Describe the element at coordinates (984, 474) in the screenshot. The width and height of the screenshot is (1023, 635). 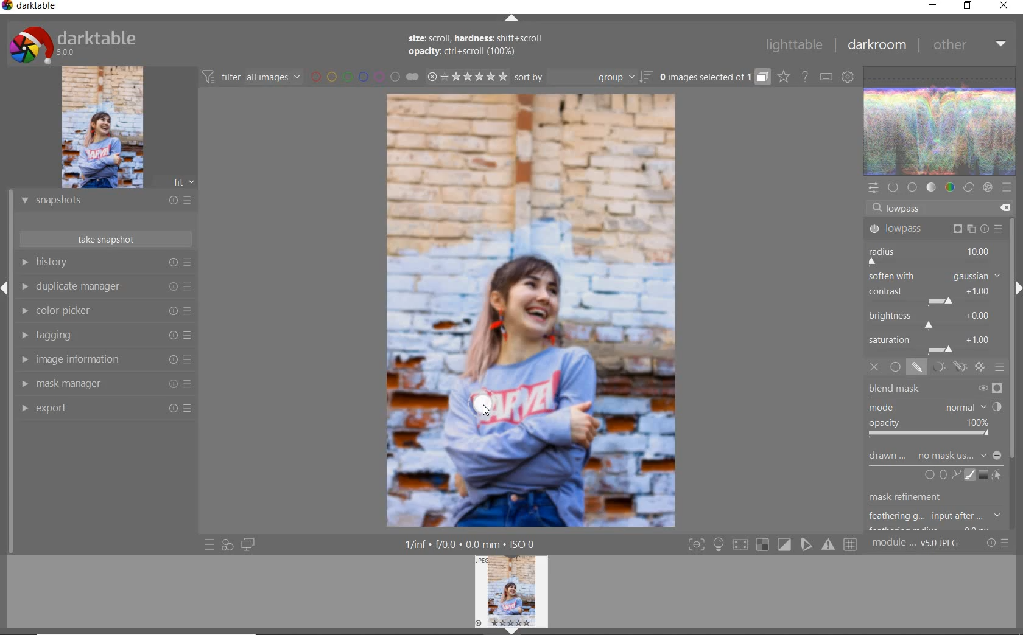
I see `add gradient` at that location.